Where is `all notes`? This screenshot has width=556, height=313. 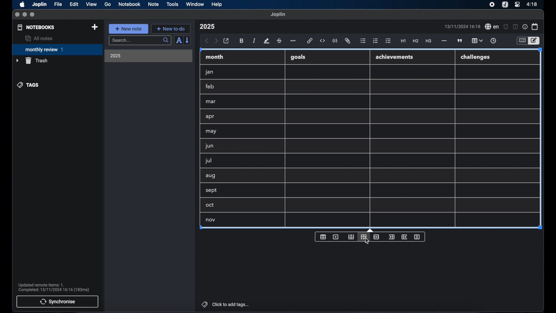 all notes is located at coordinates (39, 38).